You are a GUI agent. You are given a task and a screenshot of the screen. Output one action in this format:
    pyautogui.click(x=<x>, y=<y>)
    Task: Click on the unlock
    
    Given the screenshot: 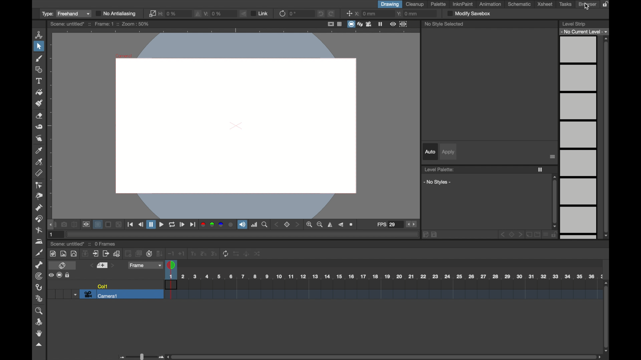 What is the action you would take?
    pyautogui.click(x=555, y=235)
    